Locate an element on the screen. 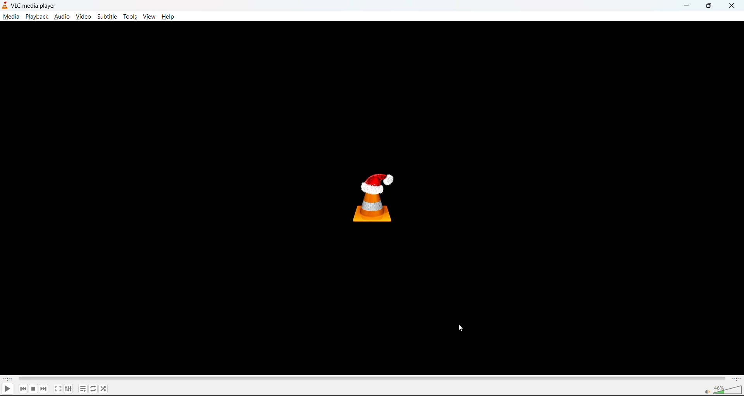 Image resolution: width=744 pixels, height=396 pixels. total track time is located at coordinates (735, 378).